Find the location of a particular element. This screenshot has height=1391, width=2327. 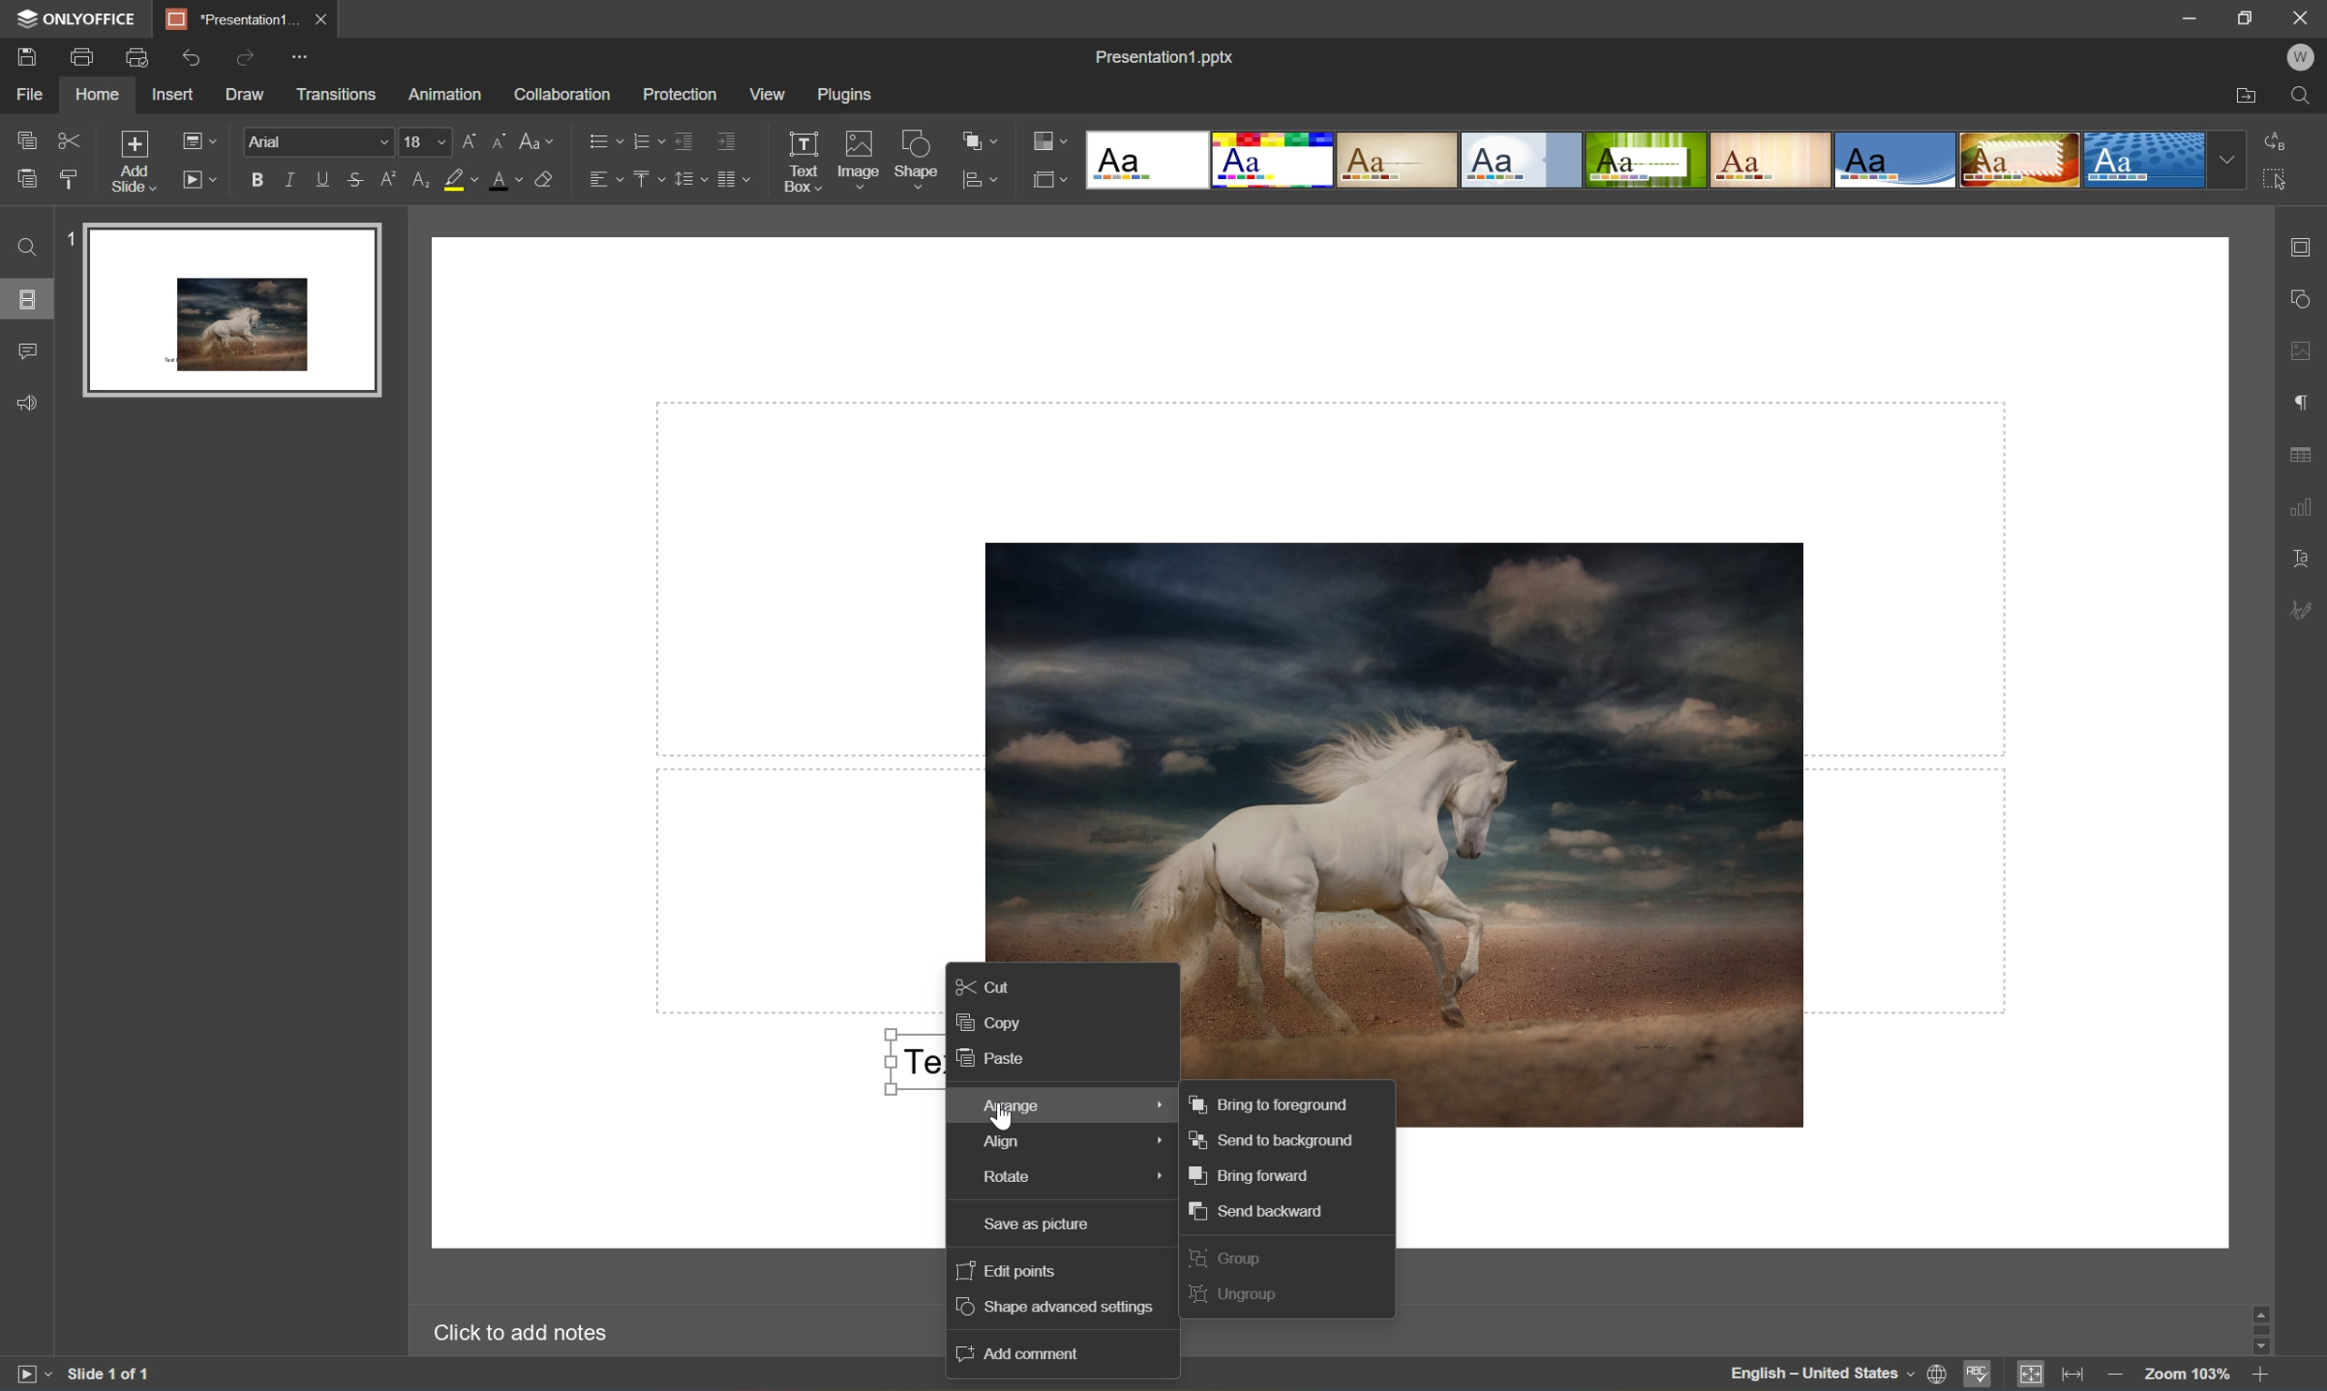

Lines is located at coordinates (1773, 158).